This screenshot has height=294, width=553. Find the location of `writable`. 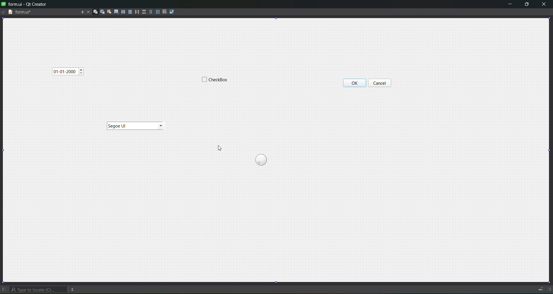

writable is located at coordinates (4, 13).